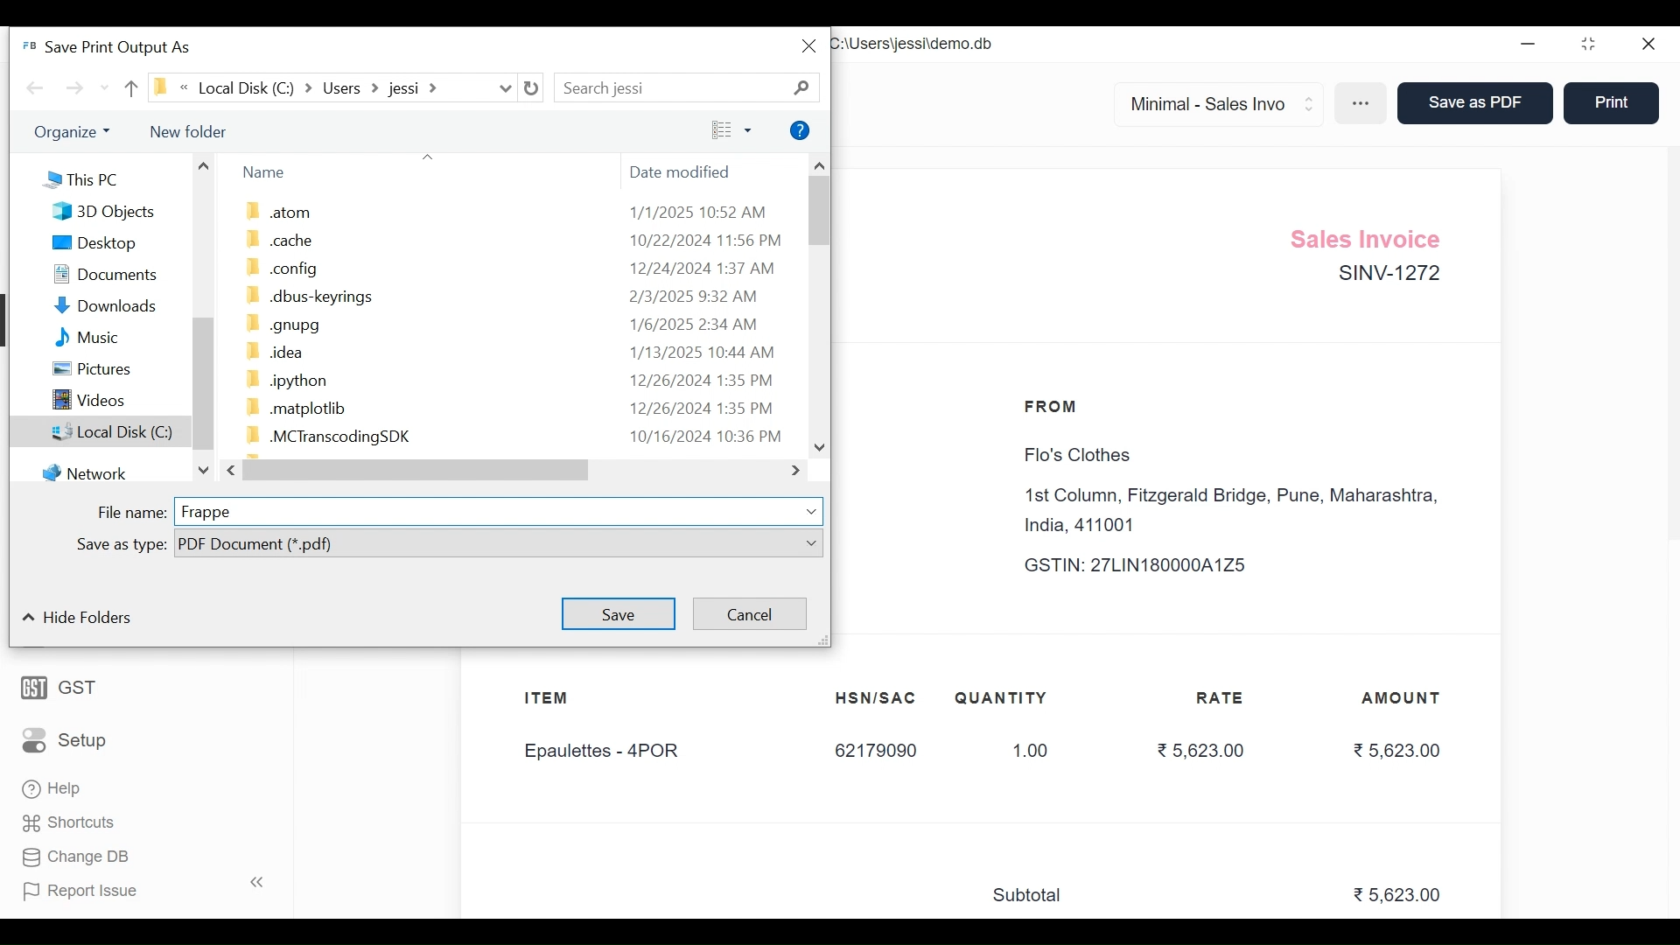  I want to click on .dbus-keyrings, so click(311, 297).